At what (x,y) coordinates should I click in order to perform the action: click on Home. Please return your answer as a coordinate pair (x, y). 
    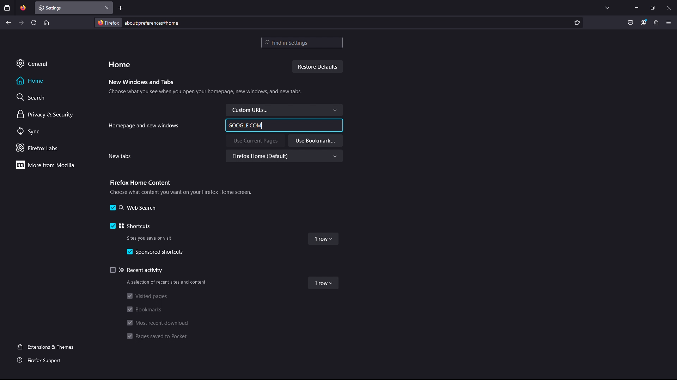
    Looking at the image, I should click on (31, 81).